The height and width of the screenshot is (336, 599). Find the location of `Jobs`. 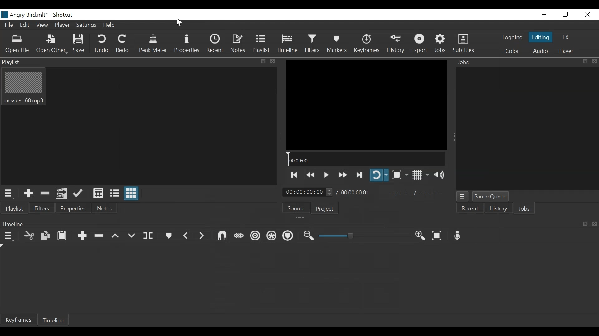

Jobs is located at coordinates (526, 209).